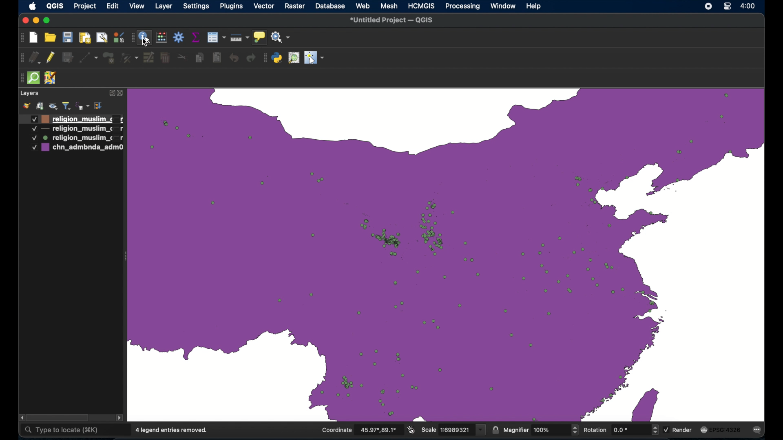 The image size is (783, 440). Describe the element at coordinates (61, 431) in the screenshot. I see `type to locate` at that location.